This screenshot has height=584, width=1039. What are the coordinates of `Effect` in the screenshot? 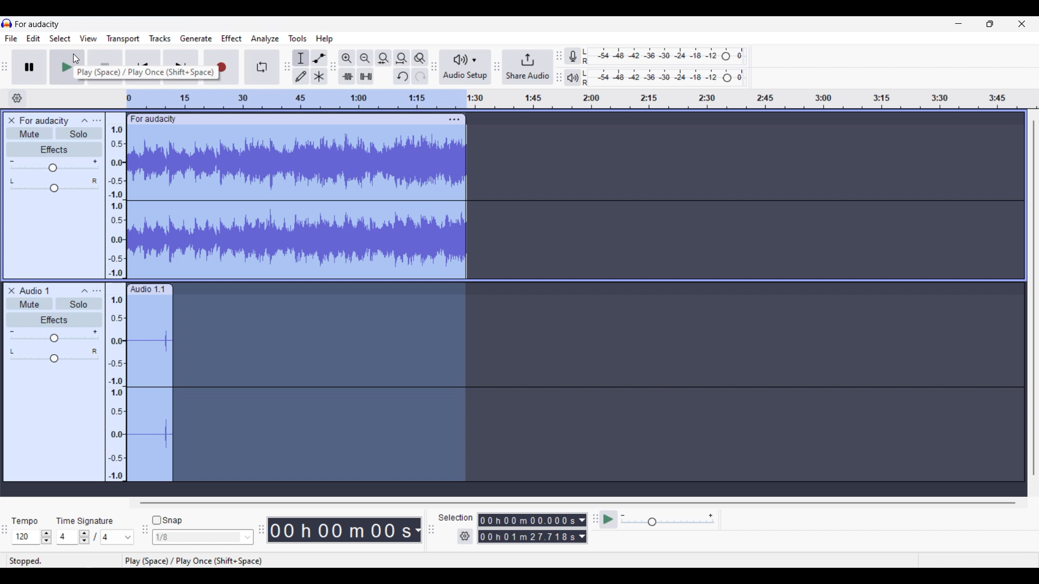 It's located at (231, 38).